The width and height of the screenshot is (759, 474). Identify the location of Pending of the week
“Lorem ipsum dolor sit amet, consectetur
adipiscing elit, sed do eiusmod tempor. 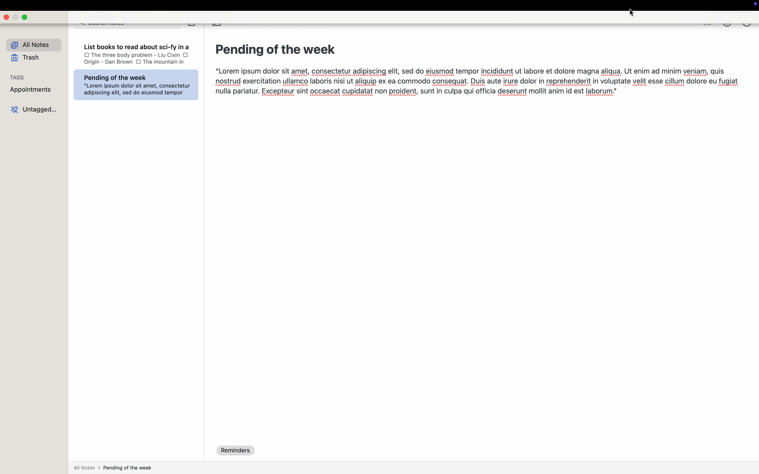
(135, 86).